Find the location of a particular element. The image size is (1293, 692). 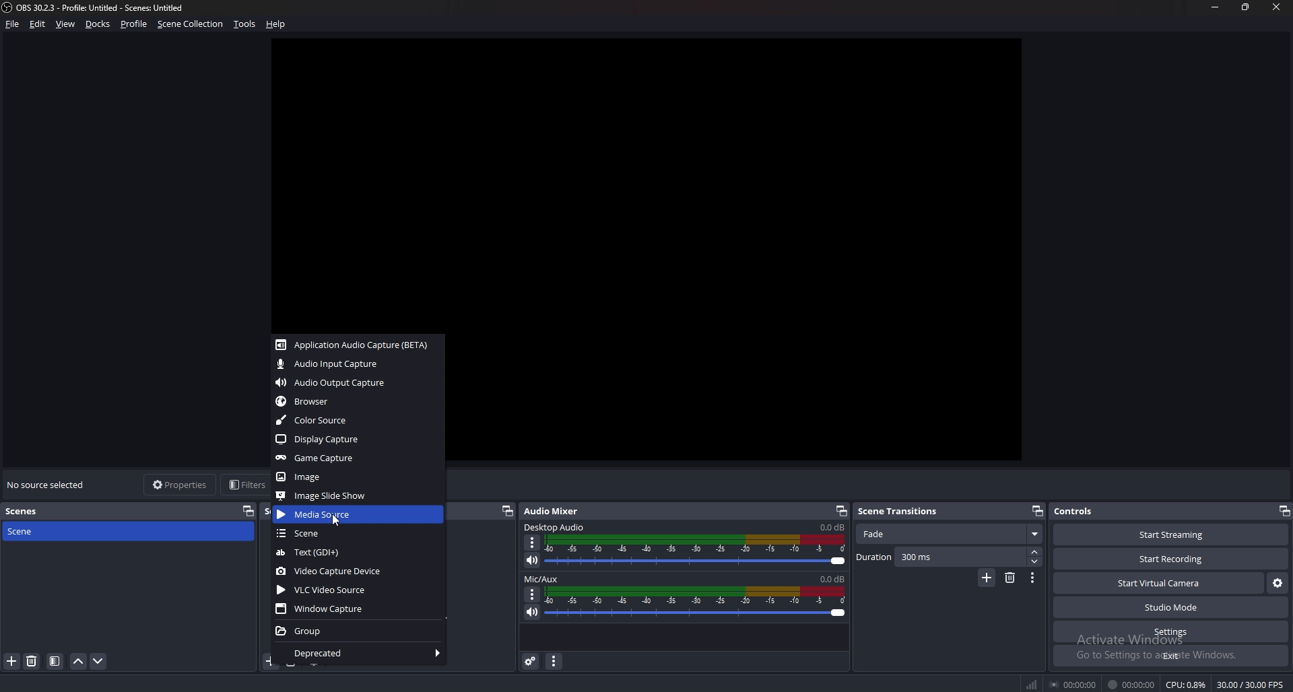

30.00 / 30.00 FPS is located at coordinates (1250, 685).